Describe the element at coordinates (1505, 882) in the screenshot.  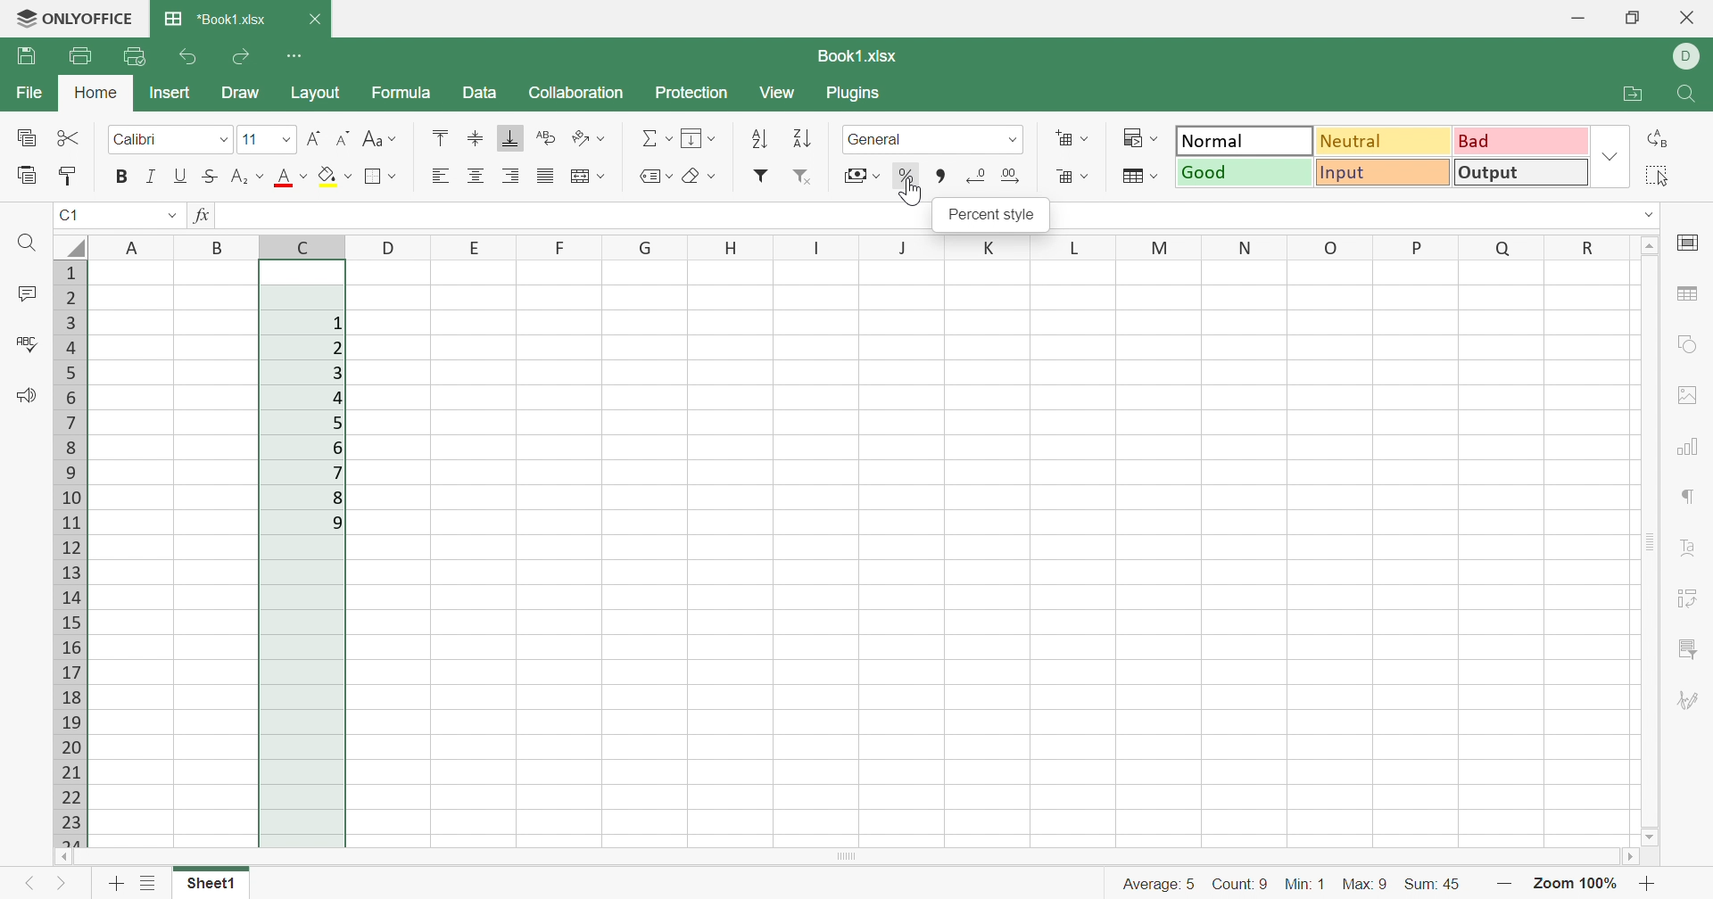
I see `Zoom in` at that location.